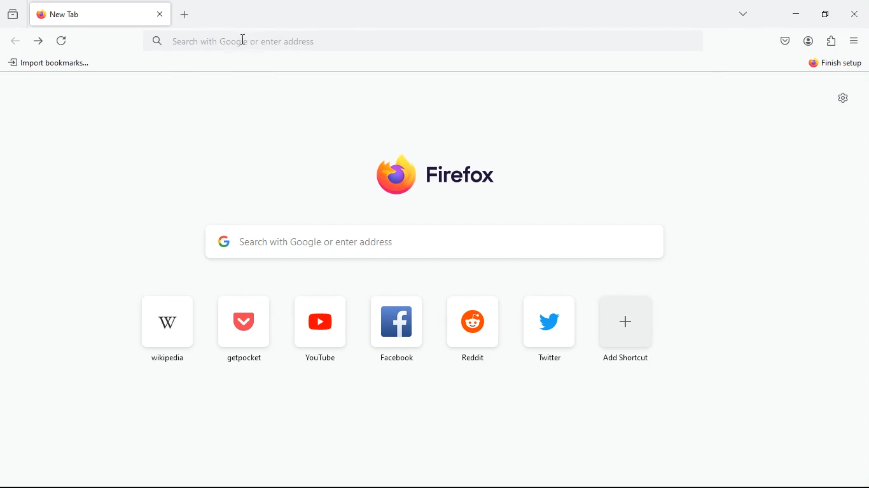  What do you see at coordinates (164, 327) in the screenshot?
I see `wikipedia` at bounding box center [164, 327].